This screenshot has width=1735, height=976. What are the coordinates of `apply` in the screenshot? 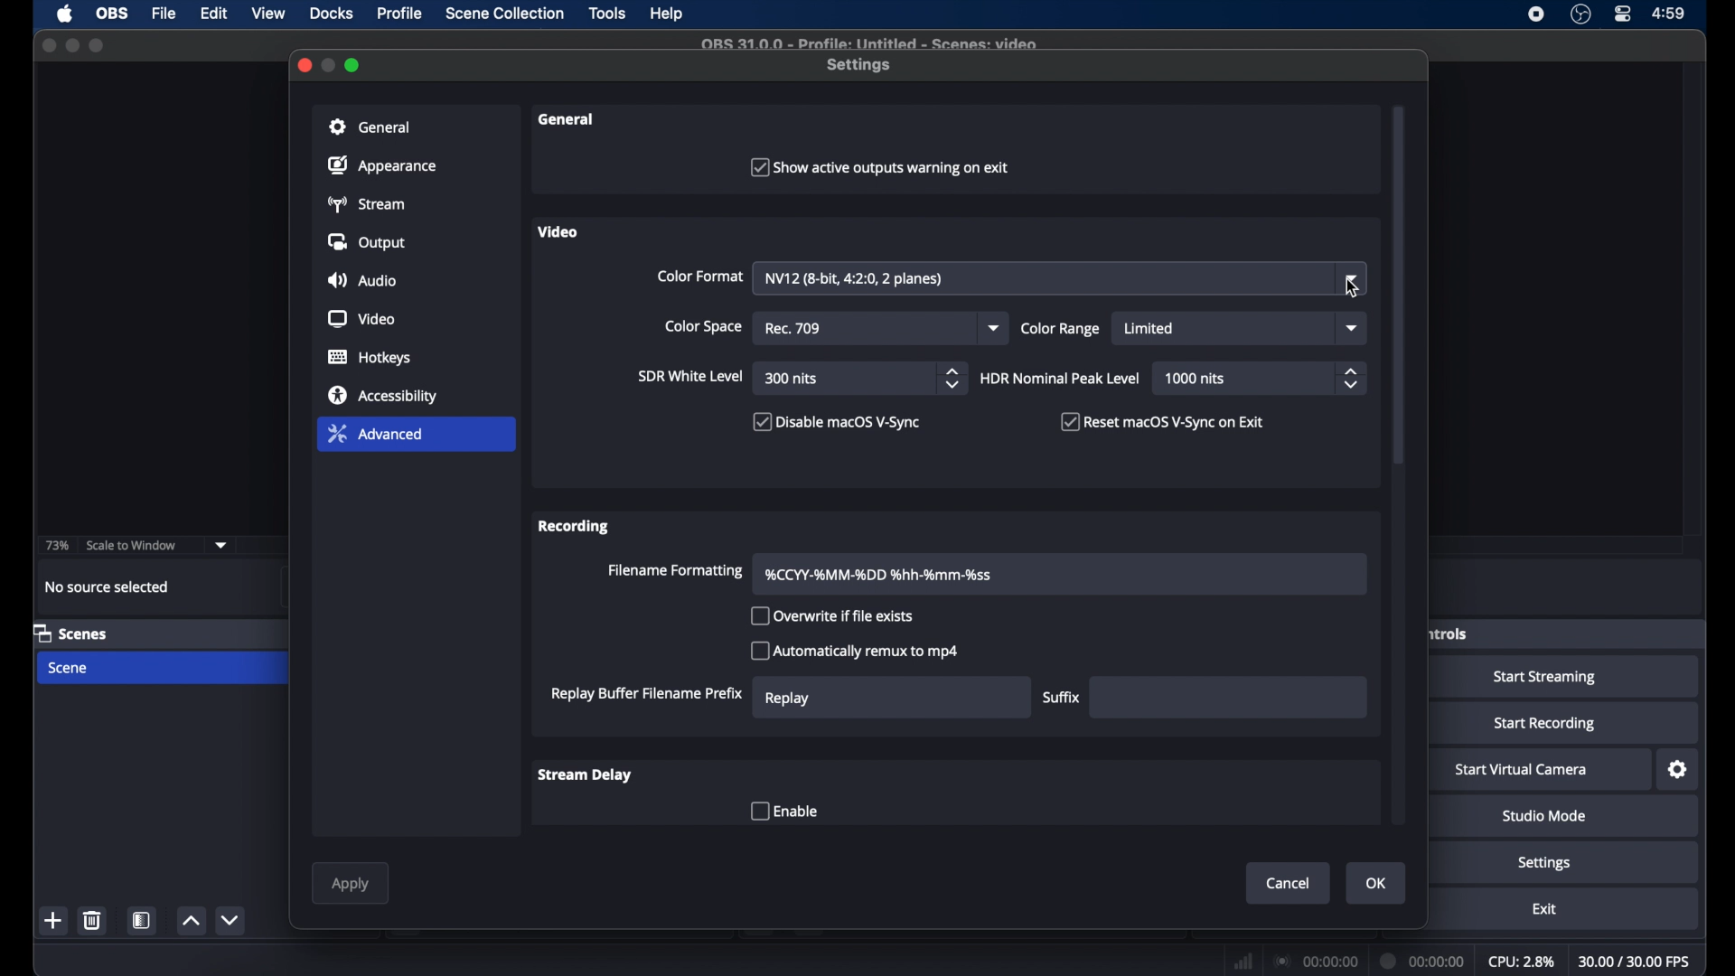 It's located at (352, 885).